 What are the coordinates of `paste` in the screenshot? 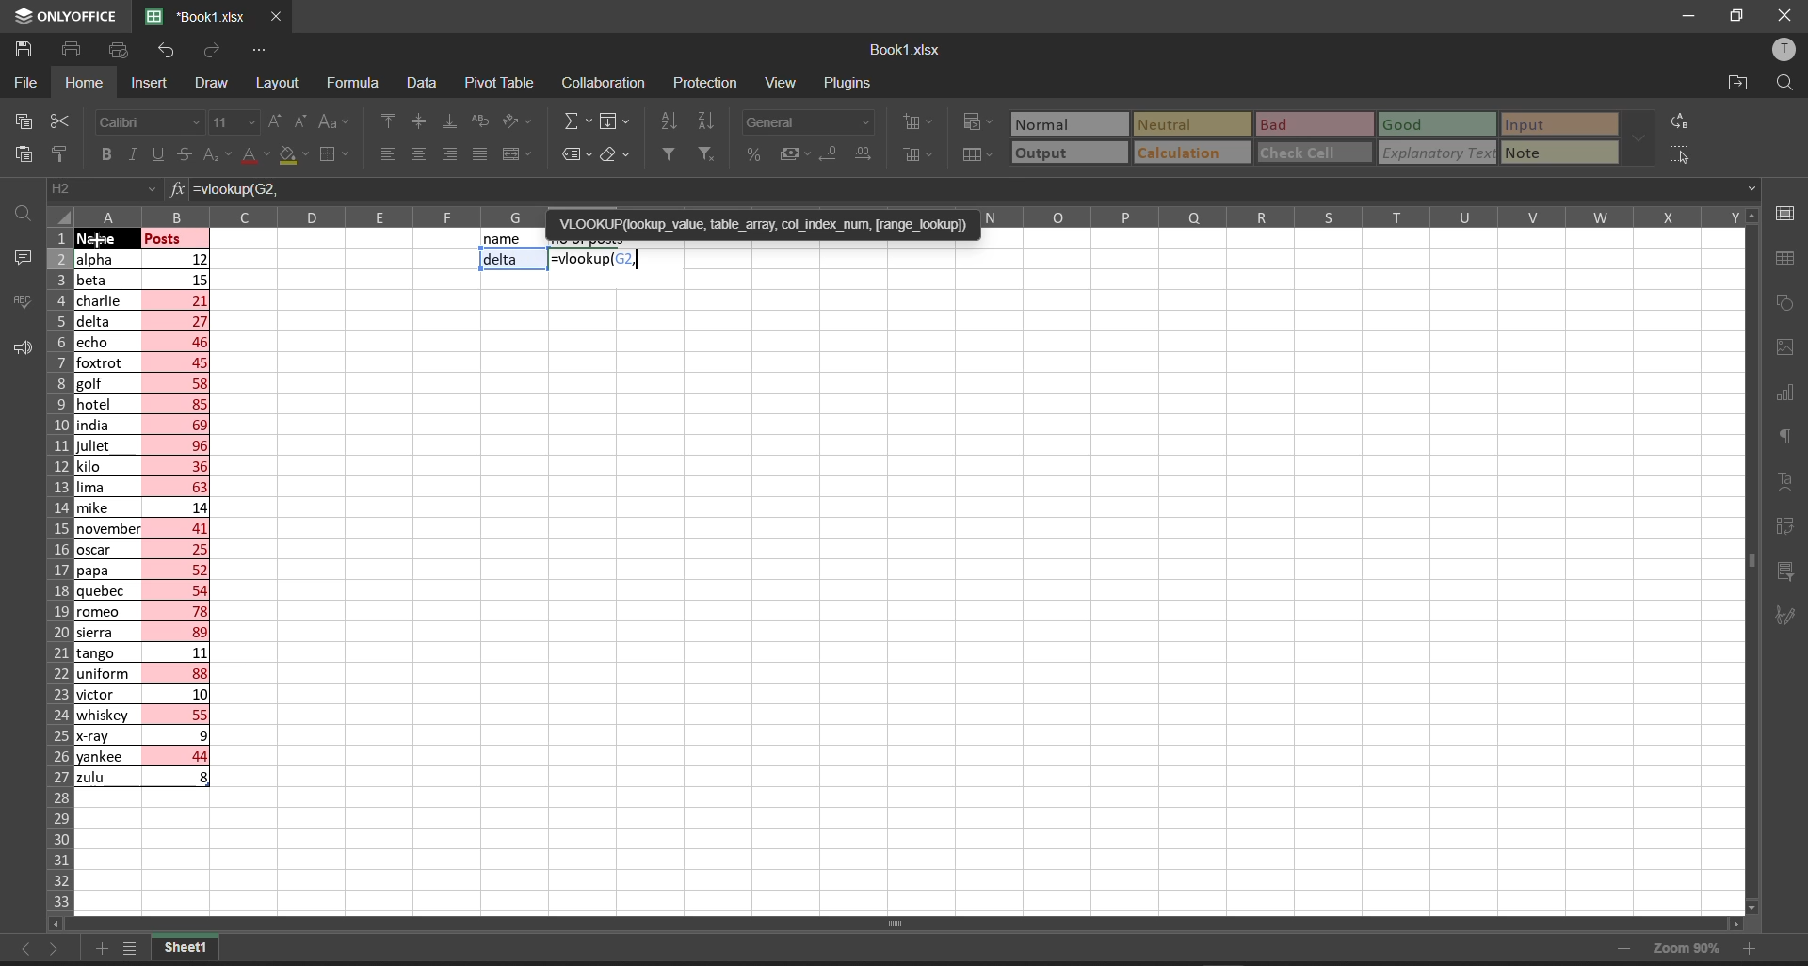 It's located at (19, 153).